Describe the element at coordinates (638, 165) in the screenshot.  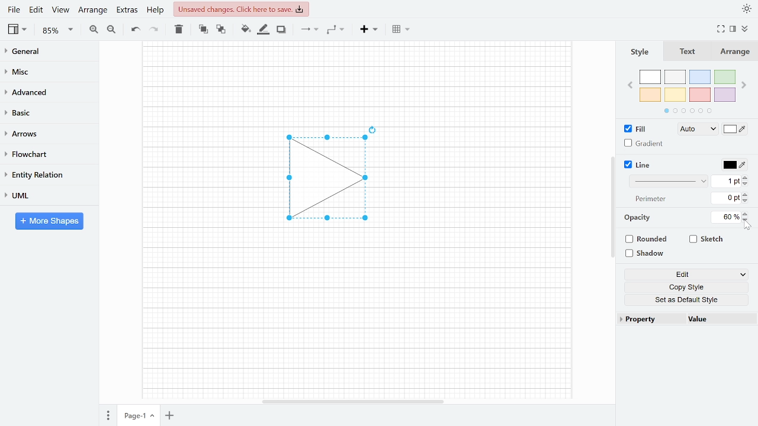
I see `Line` at that location.